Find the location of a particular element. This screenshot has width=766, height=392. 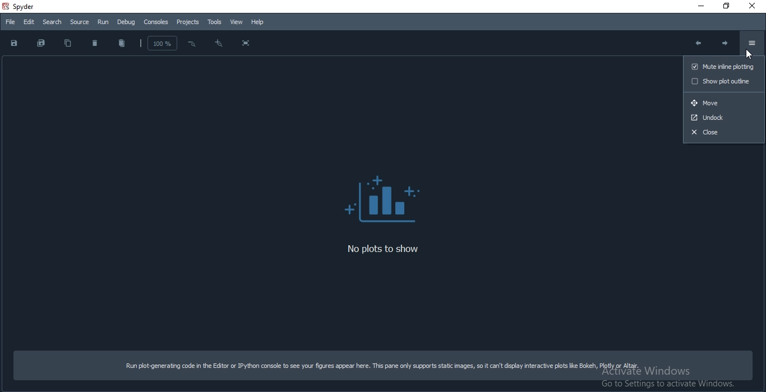

activate windows. Go to Settings to activate Windows. is located at coordinates (666, 379).